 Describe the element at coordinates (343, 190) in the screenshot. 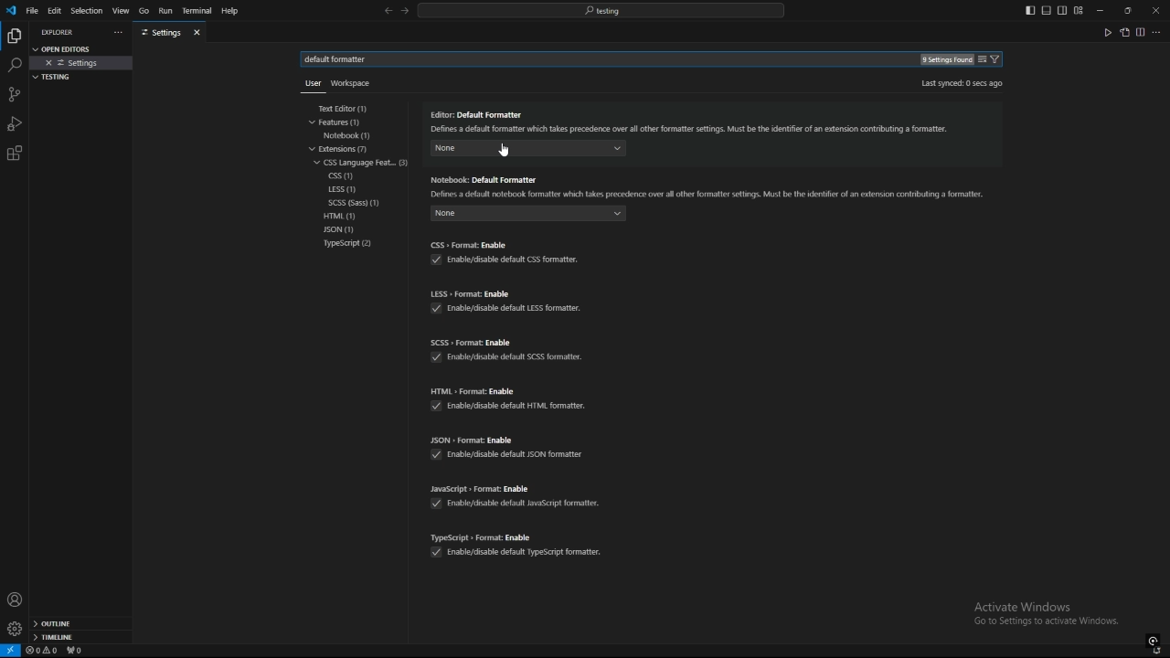

I see `less` at that location.